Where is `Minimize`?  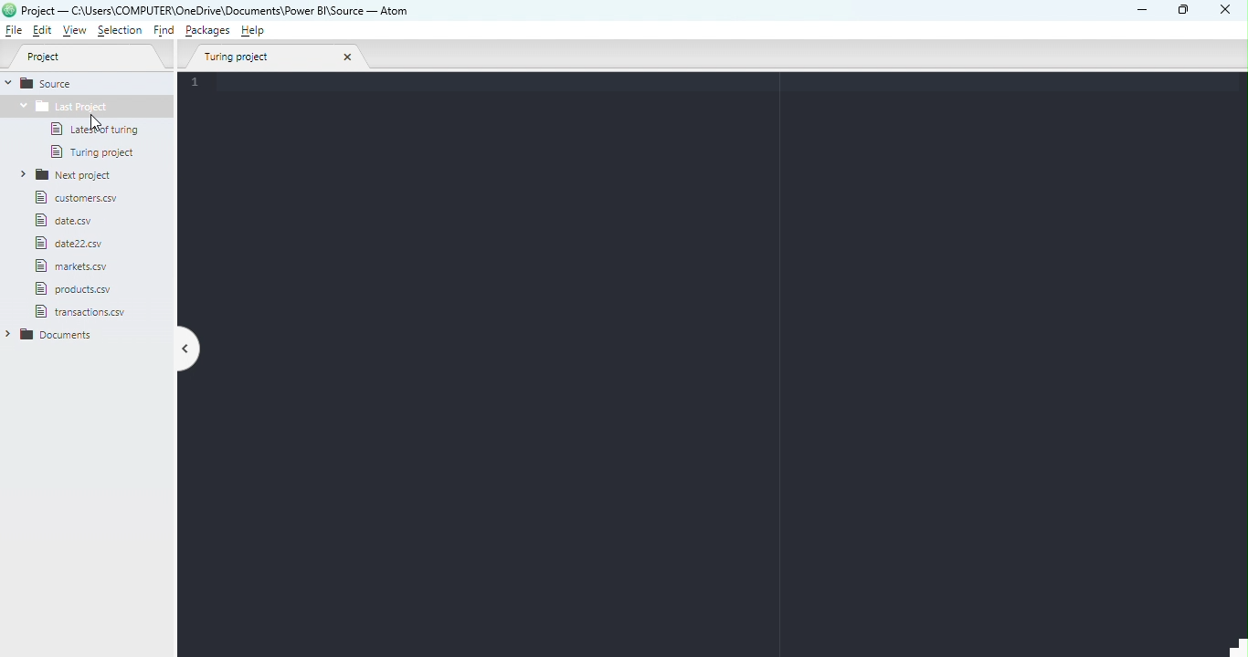
Minimize is located at coordinates (1143, 11).